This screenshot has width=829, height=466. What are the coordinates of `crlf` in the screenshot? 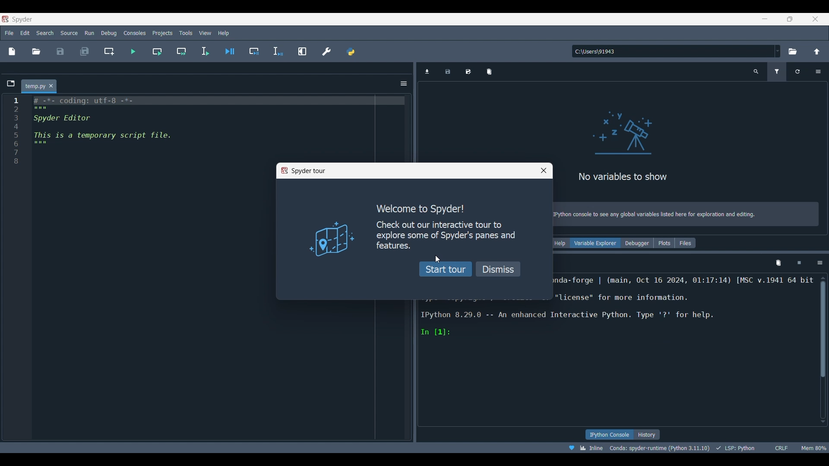 It's located at (770, 448).